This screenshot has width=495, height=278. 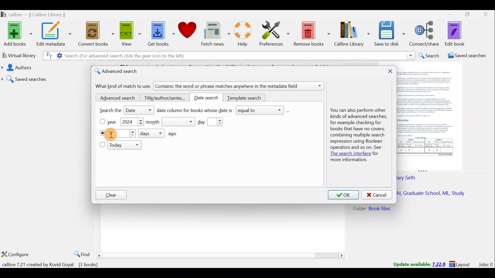 What do you see at coordinates (18, 55) in the screenshot?
I see `Virtual library` at bounding box center [18, 55].